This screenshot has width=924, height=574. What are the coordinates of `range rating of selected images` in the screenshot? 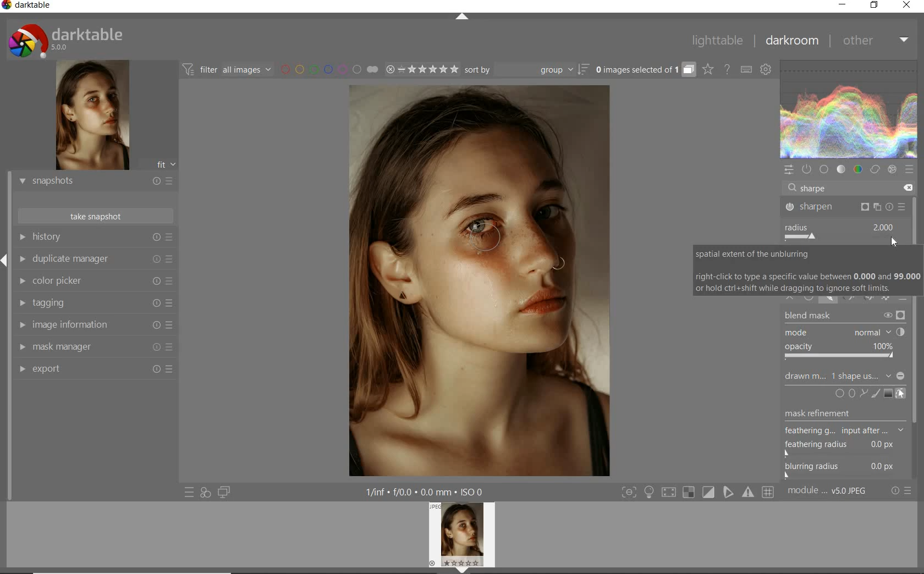 It's located at (421, 70).